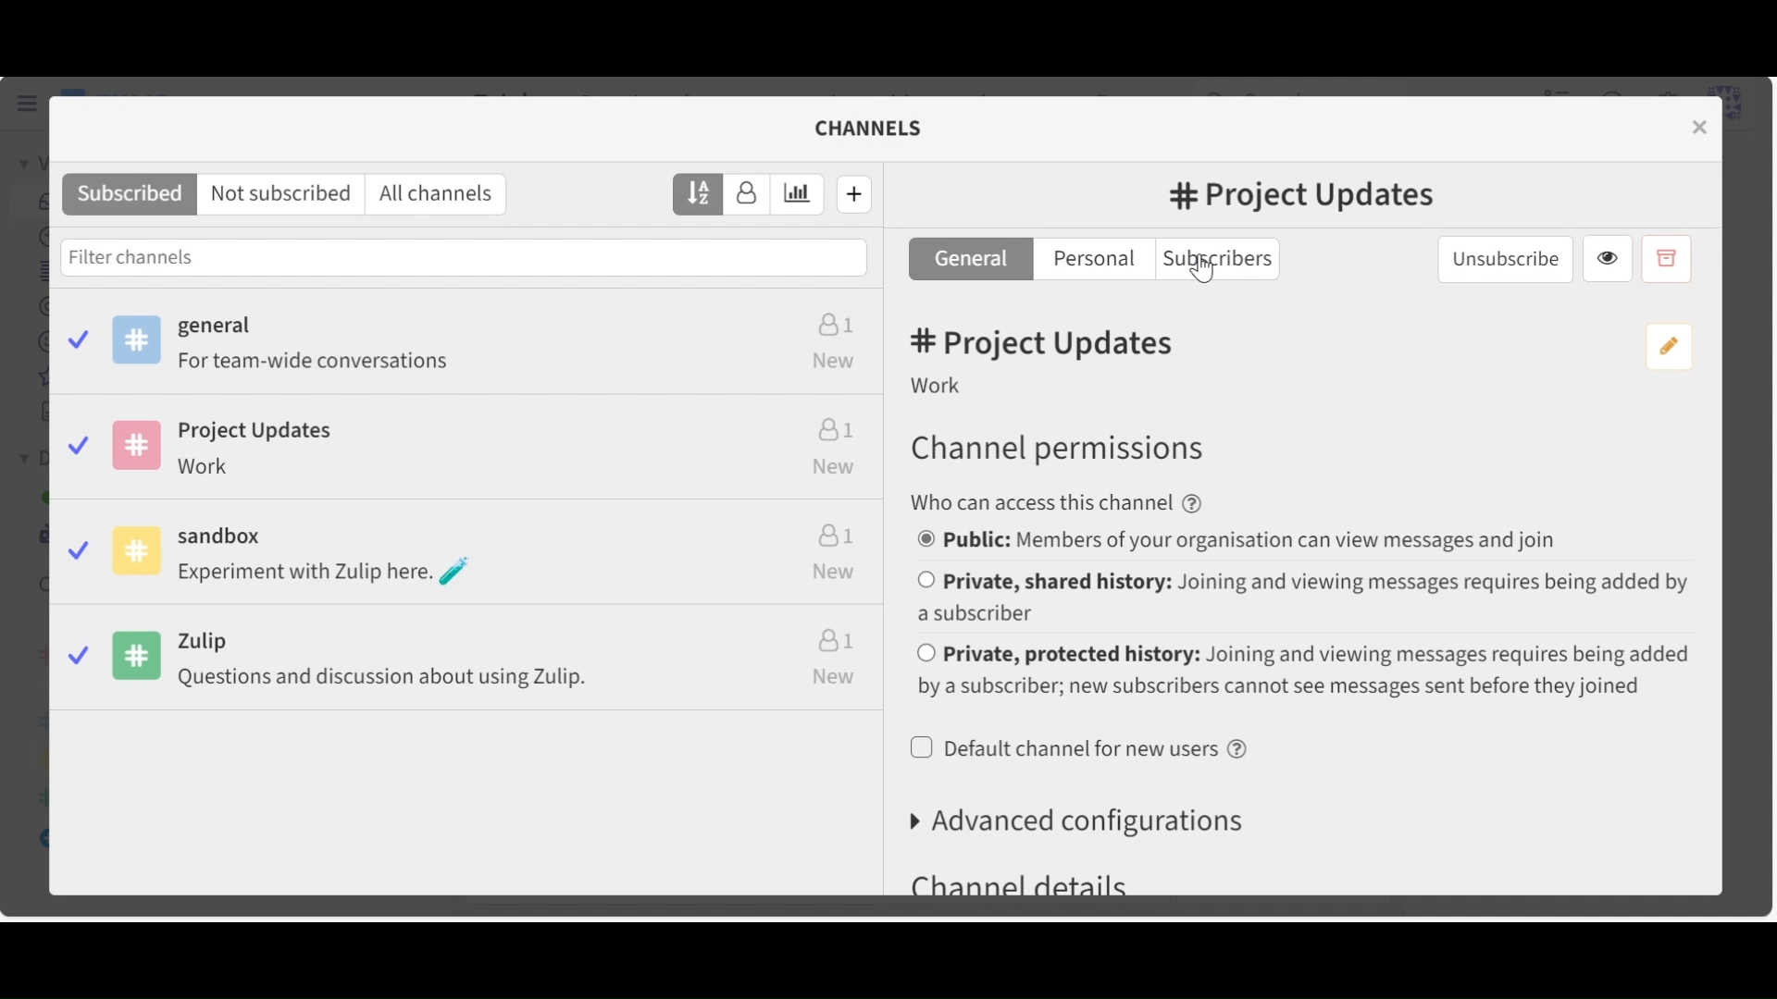  Describe the element at coordinates (280, 194) in the screenshot. I see `Not subscribed` at that location.